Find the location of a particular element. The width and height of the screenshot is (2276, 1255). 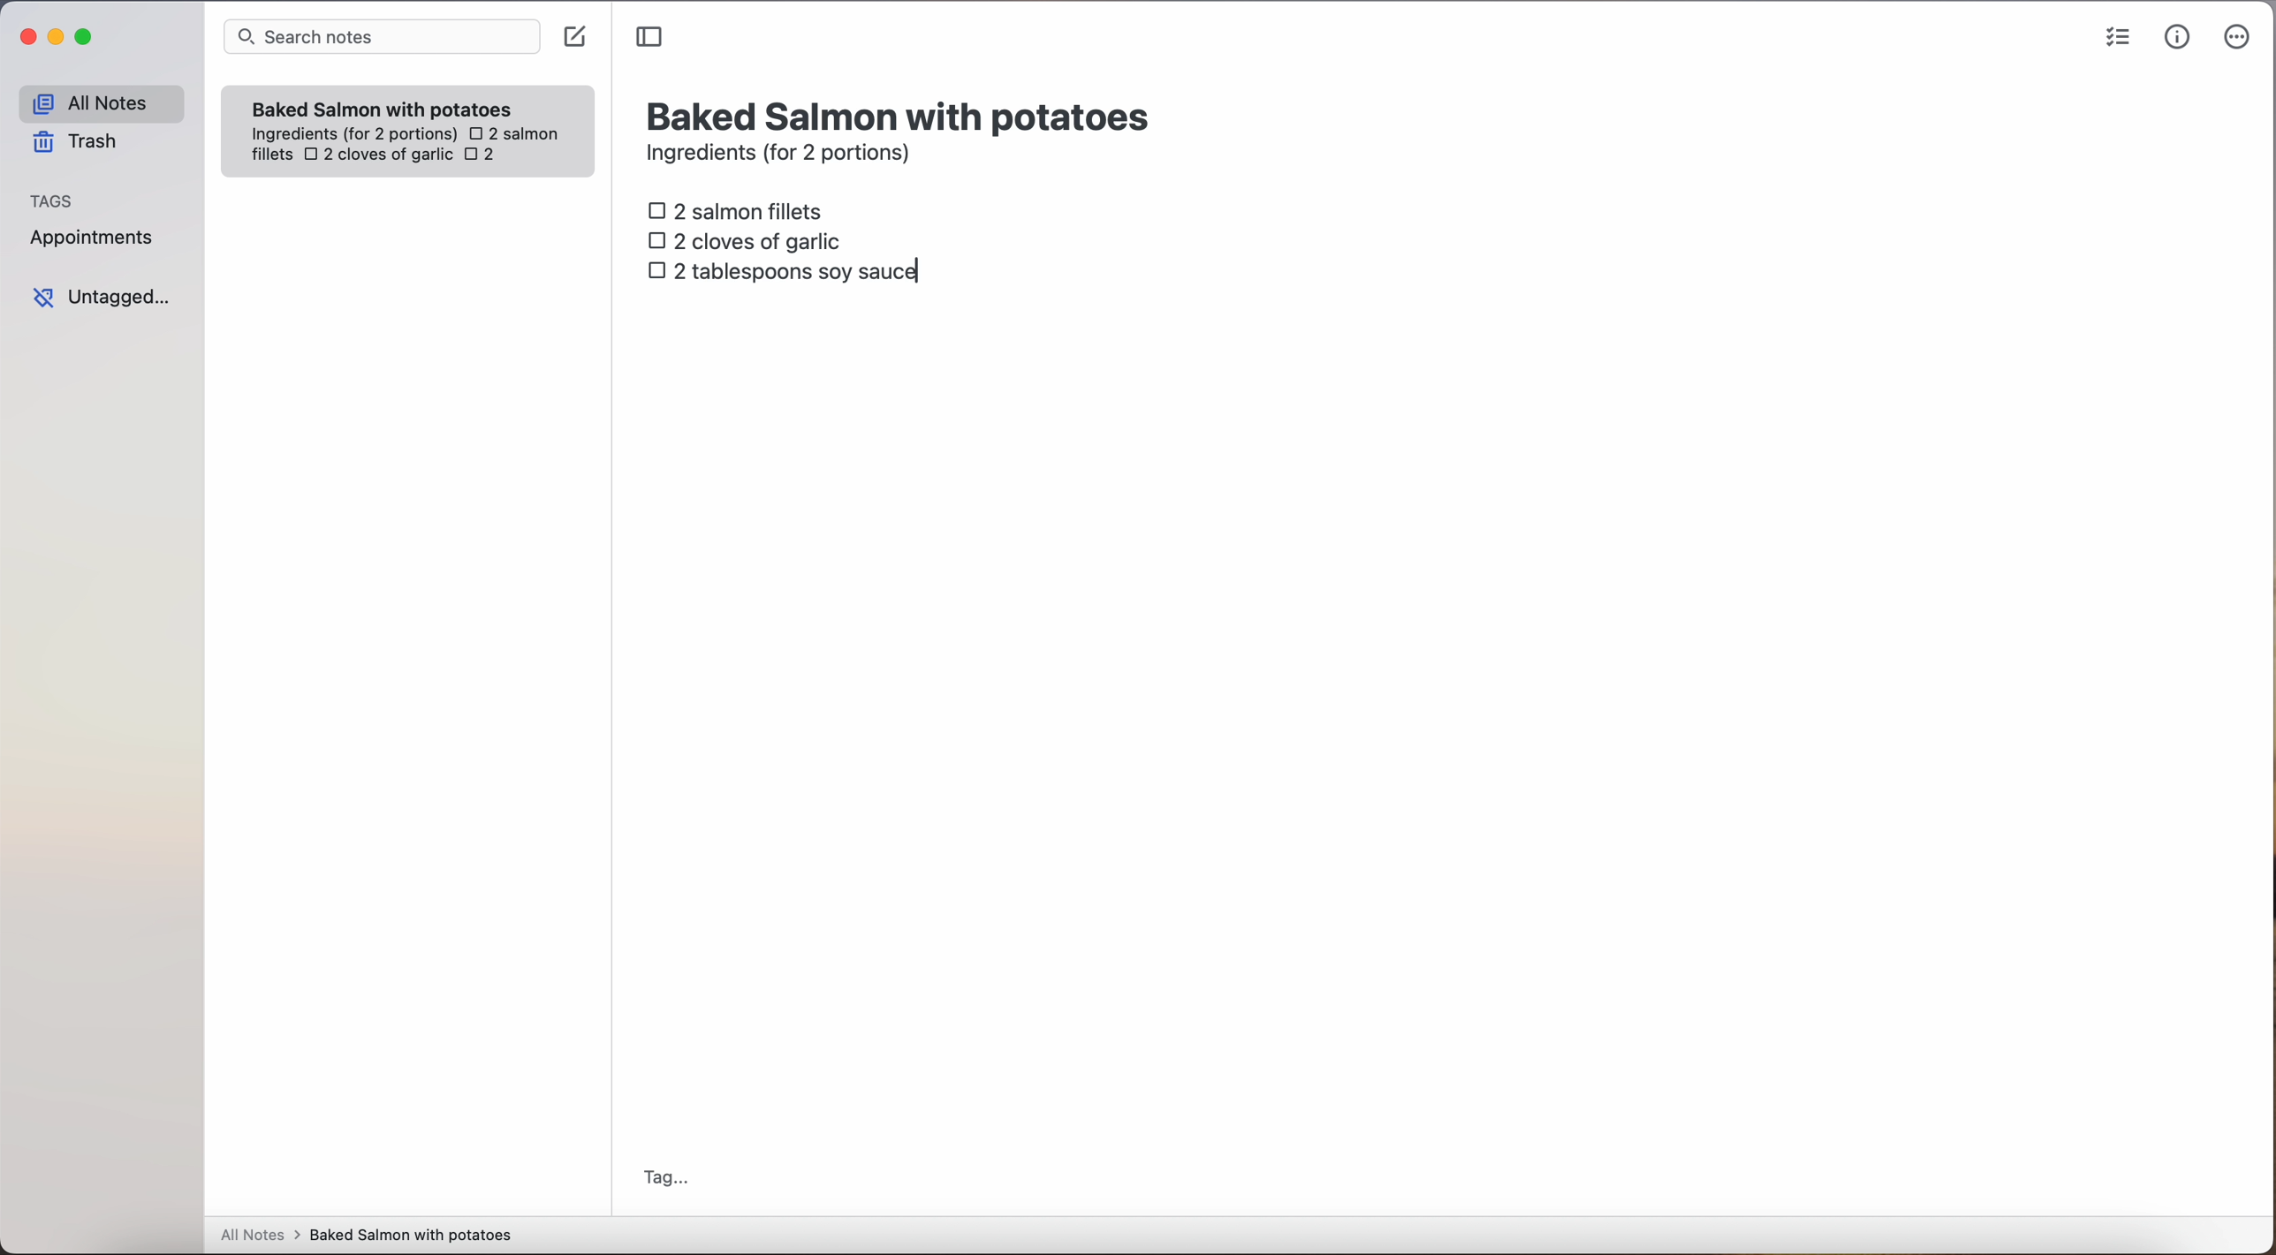

metrics is located at coordinates (2178, 36).